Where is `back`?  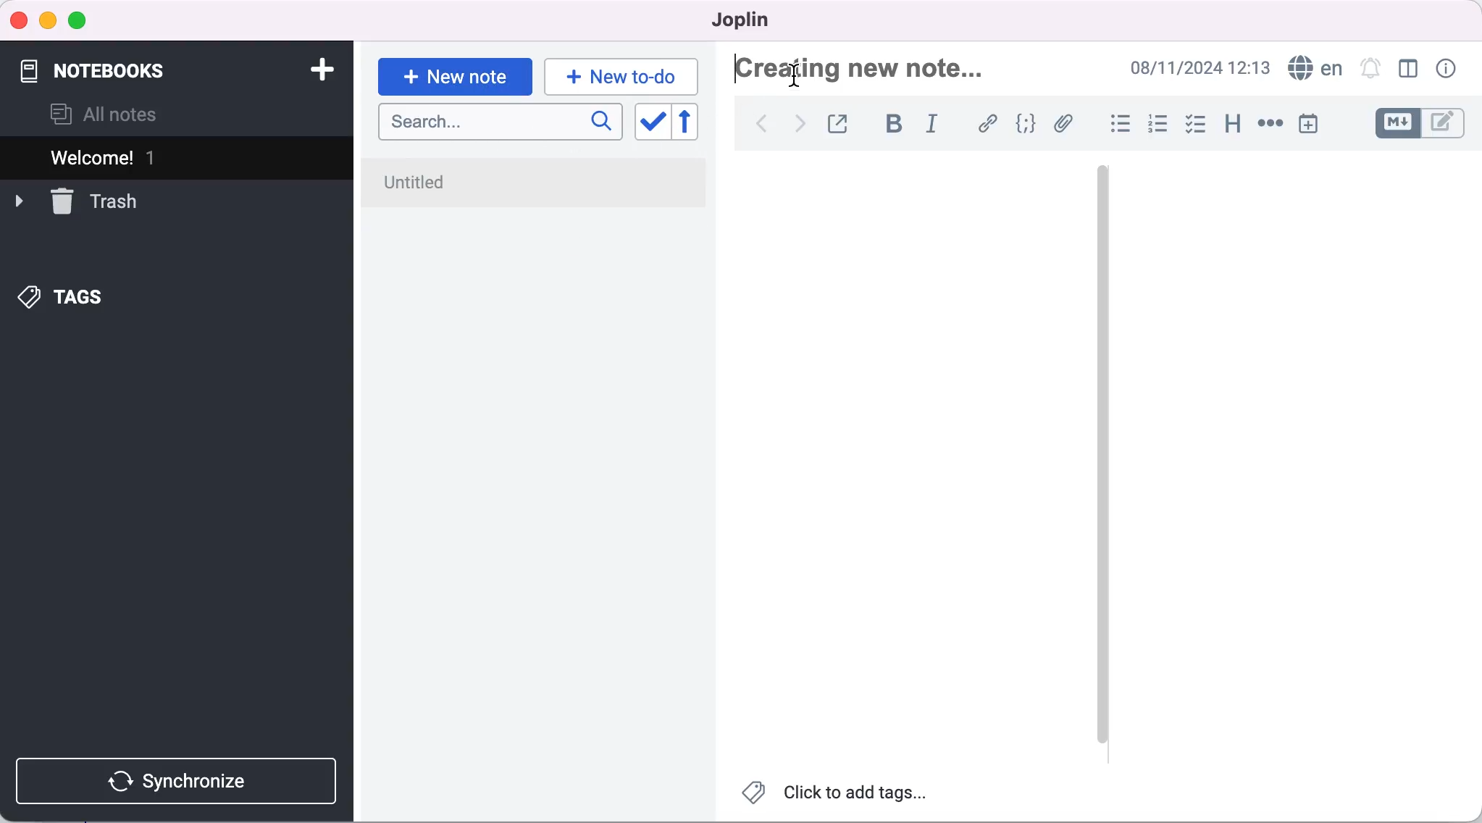
back is located at coordinates (761, 124).